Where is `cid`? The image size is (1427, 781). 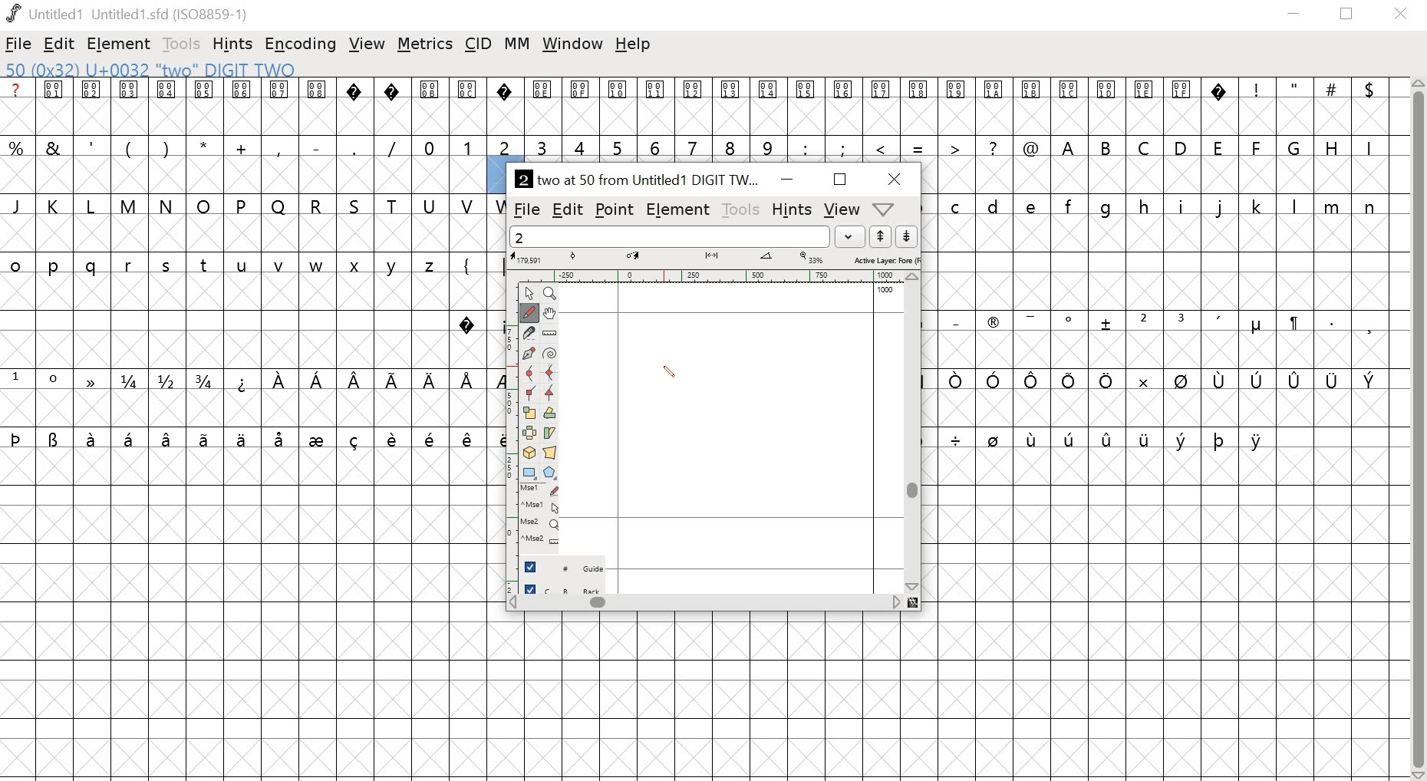
cid is located at coordinates (477, 43).